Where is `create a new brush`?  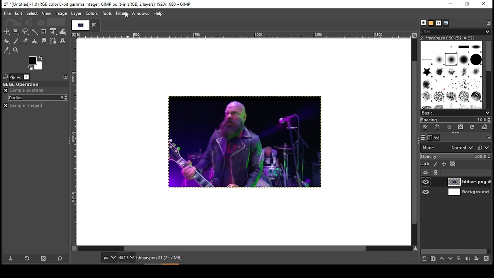 create a new brush is located at coordinates (439, 128).